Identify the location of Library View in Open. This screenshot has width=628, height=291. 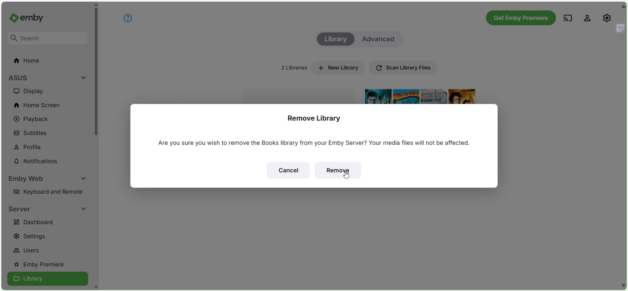
(47, 279).